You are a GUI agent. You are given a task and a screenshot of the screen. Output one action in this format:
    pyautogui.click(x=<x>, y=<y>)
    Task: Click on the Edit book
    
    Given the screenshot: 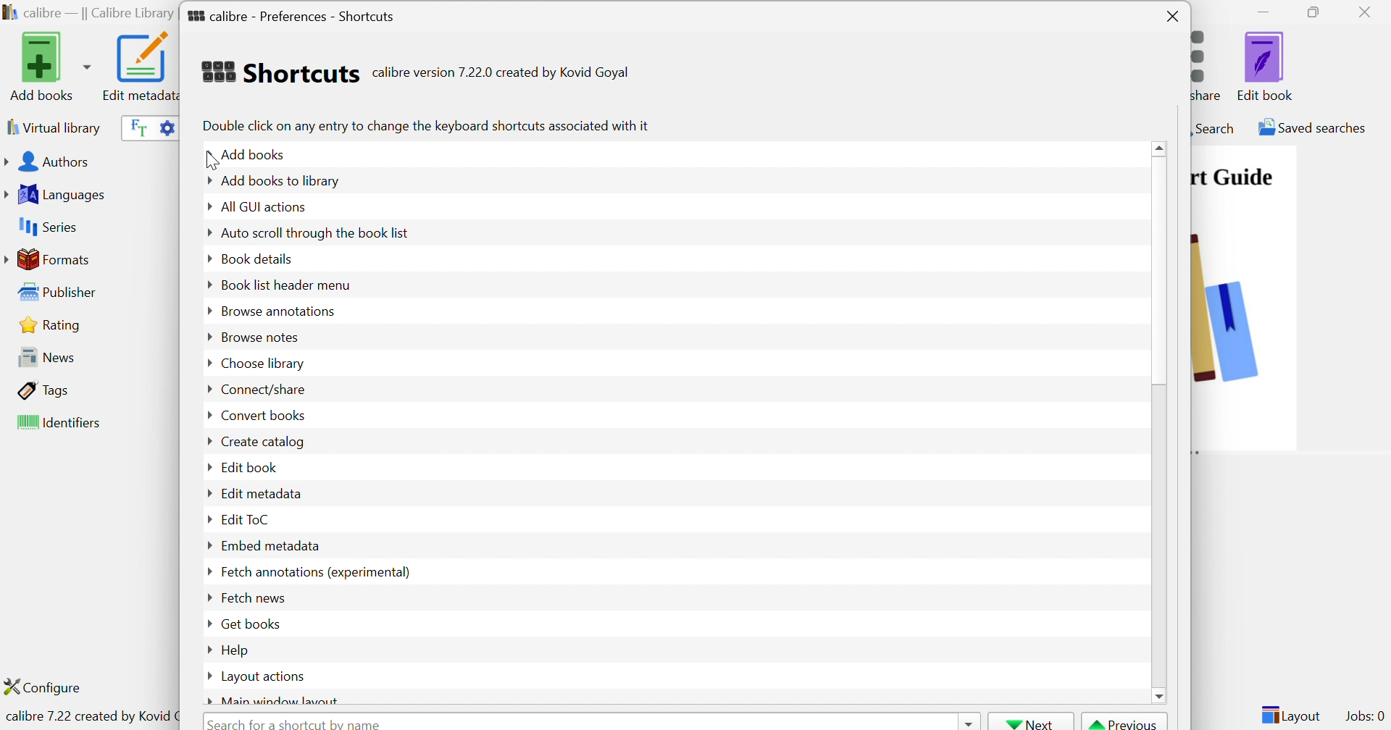 What is the action you would take?
    pyautogui.click(x=1266, y=66)
    